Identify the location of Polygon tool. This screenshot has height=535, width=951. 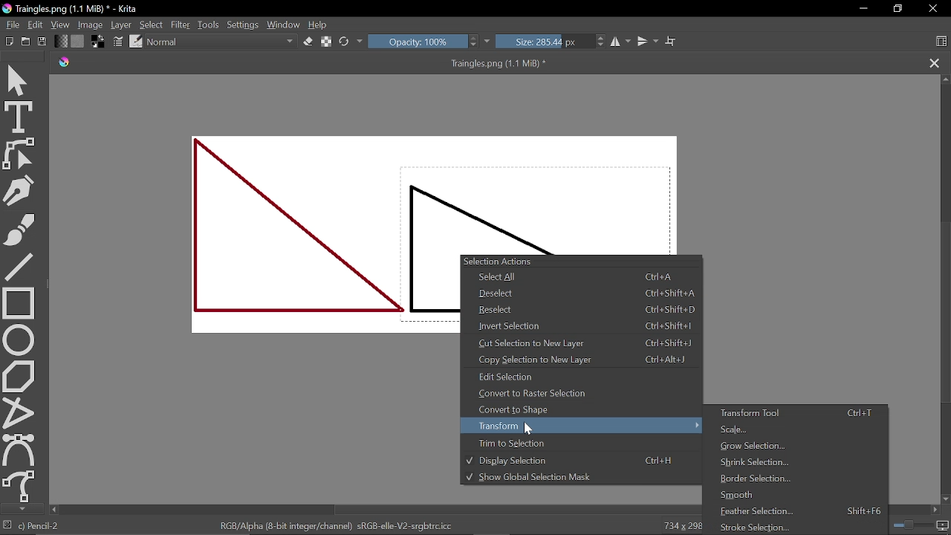
(19, 376).